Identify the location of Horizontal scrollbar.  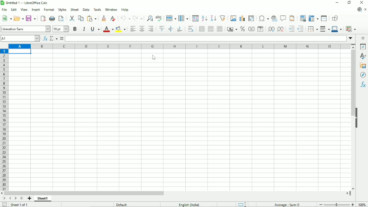
(85, 193).